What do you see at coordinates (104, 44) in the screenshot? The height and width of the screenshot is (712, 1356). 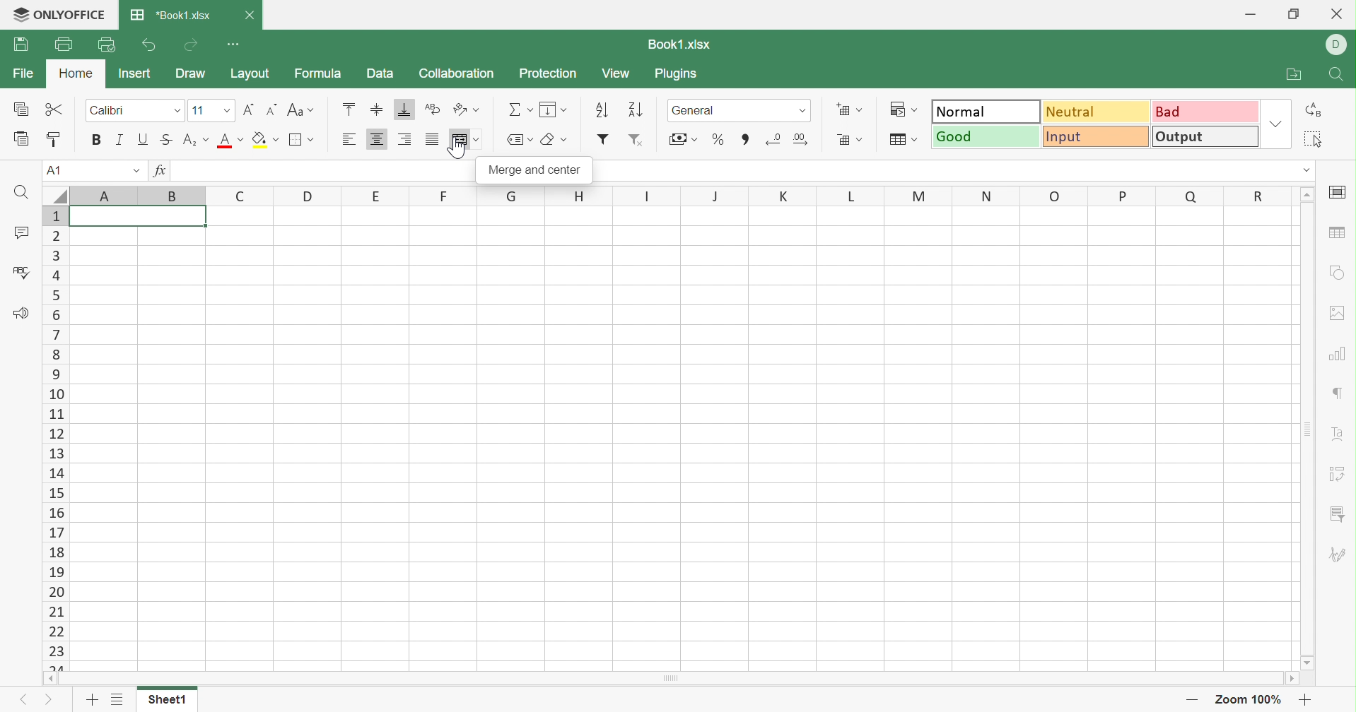 I see `Quick Print` at bounding box center [104, 44].